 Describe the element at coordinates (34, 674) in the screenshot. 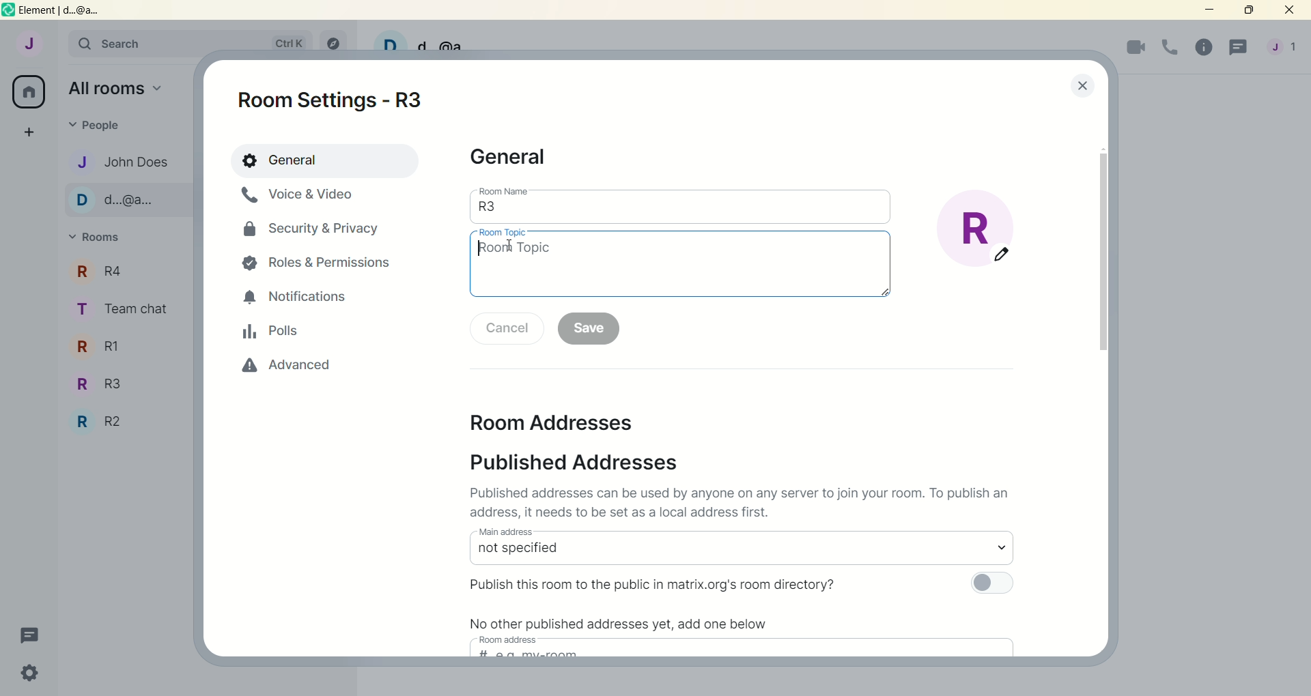

I see `quick settings` at that location.